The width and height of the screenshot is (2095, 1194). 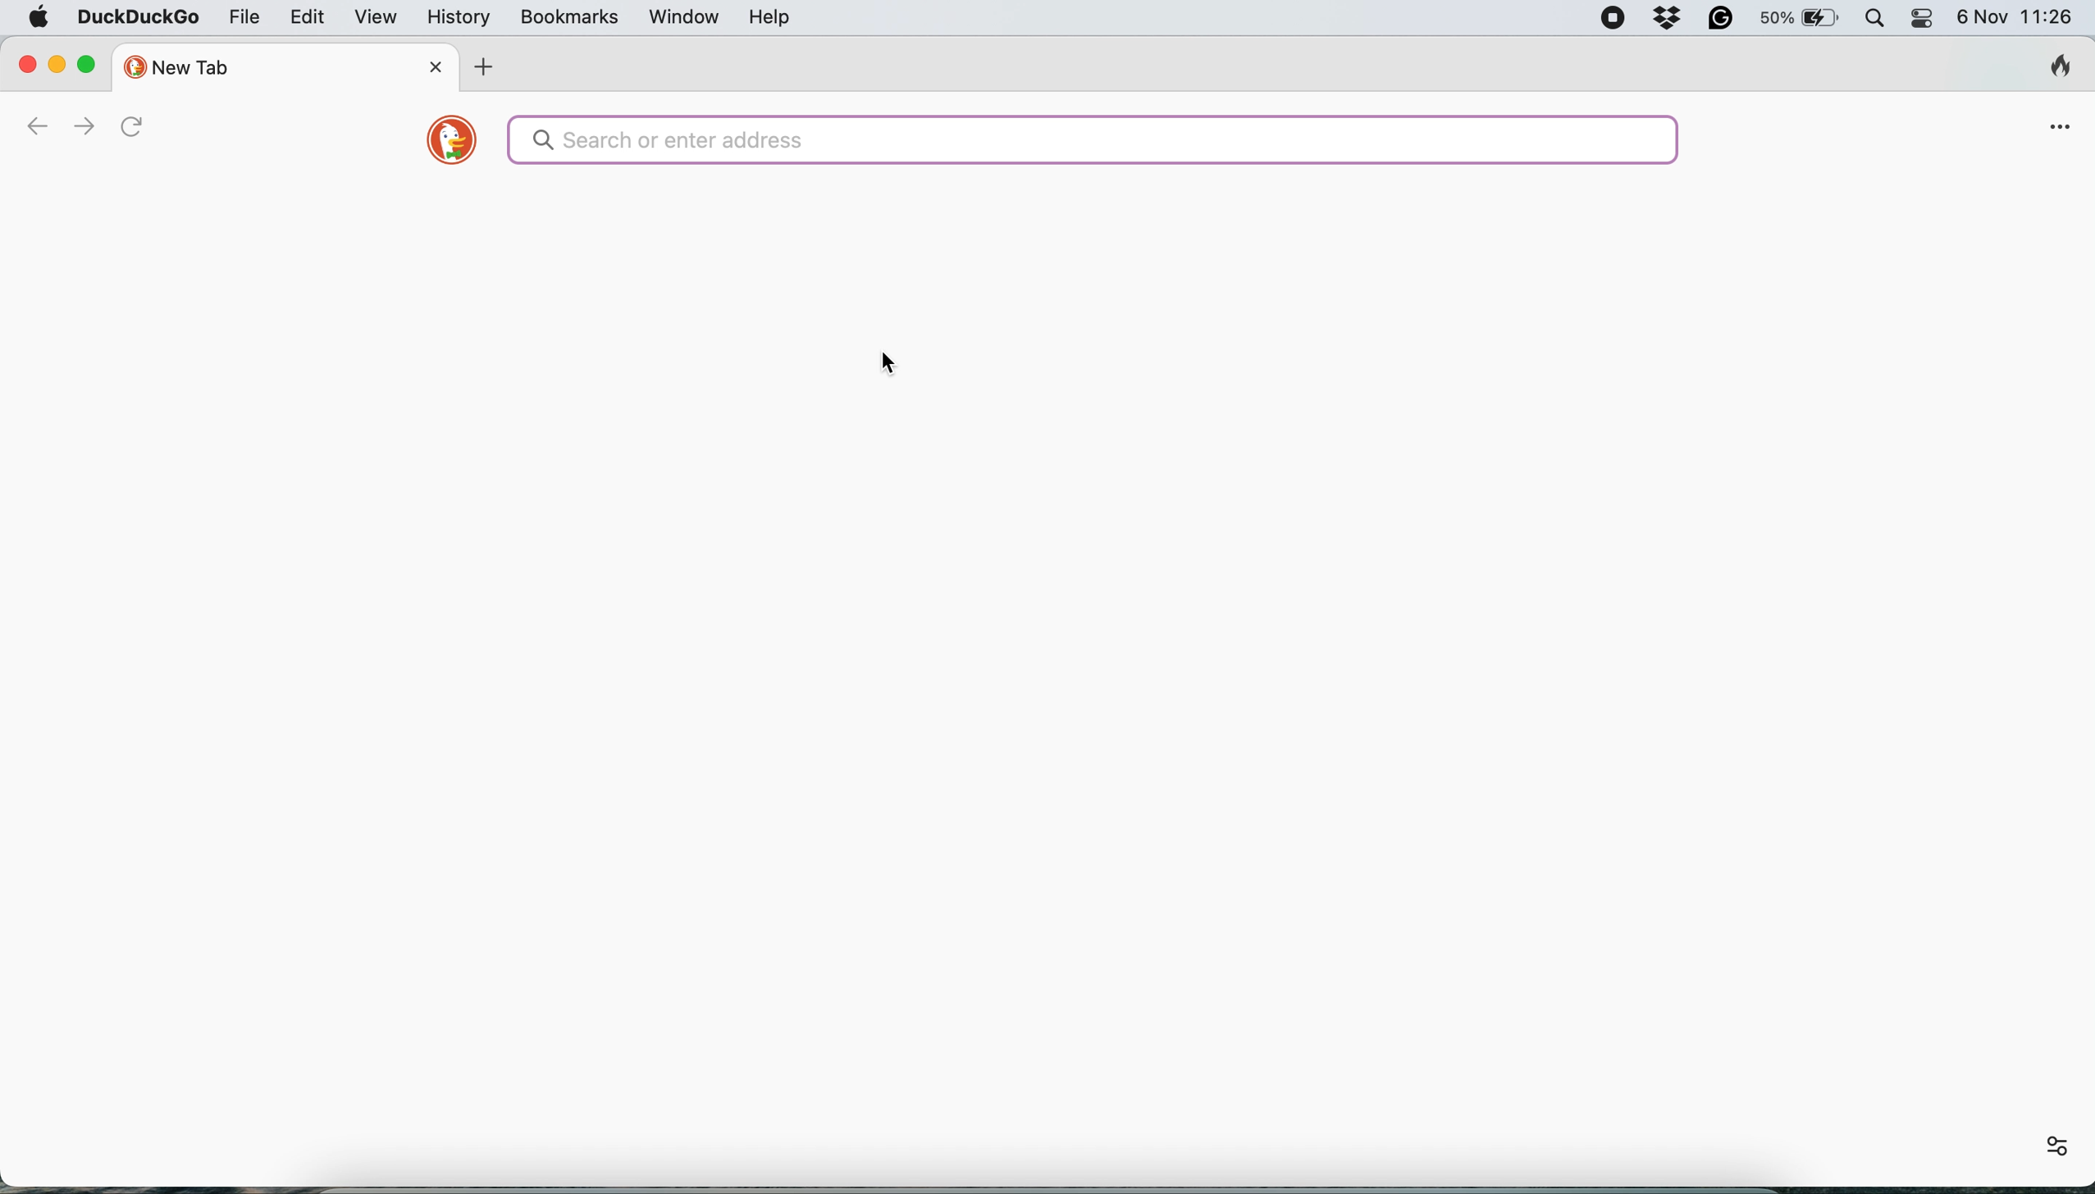 What do you see at coordinates (431, 66) in the screenshot?
I see `close` at bounding box center [431, 66].